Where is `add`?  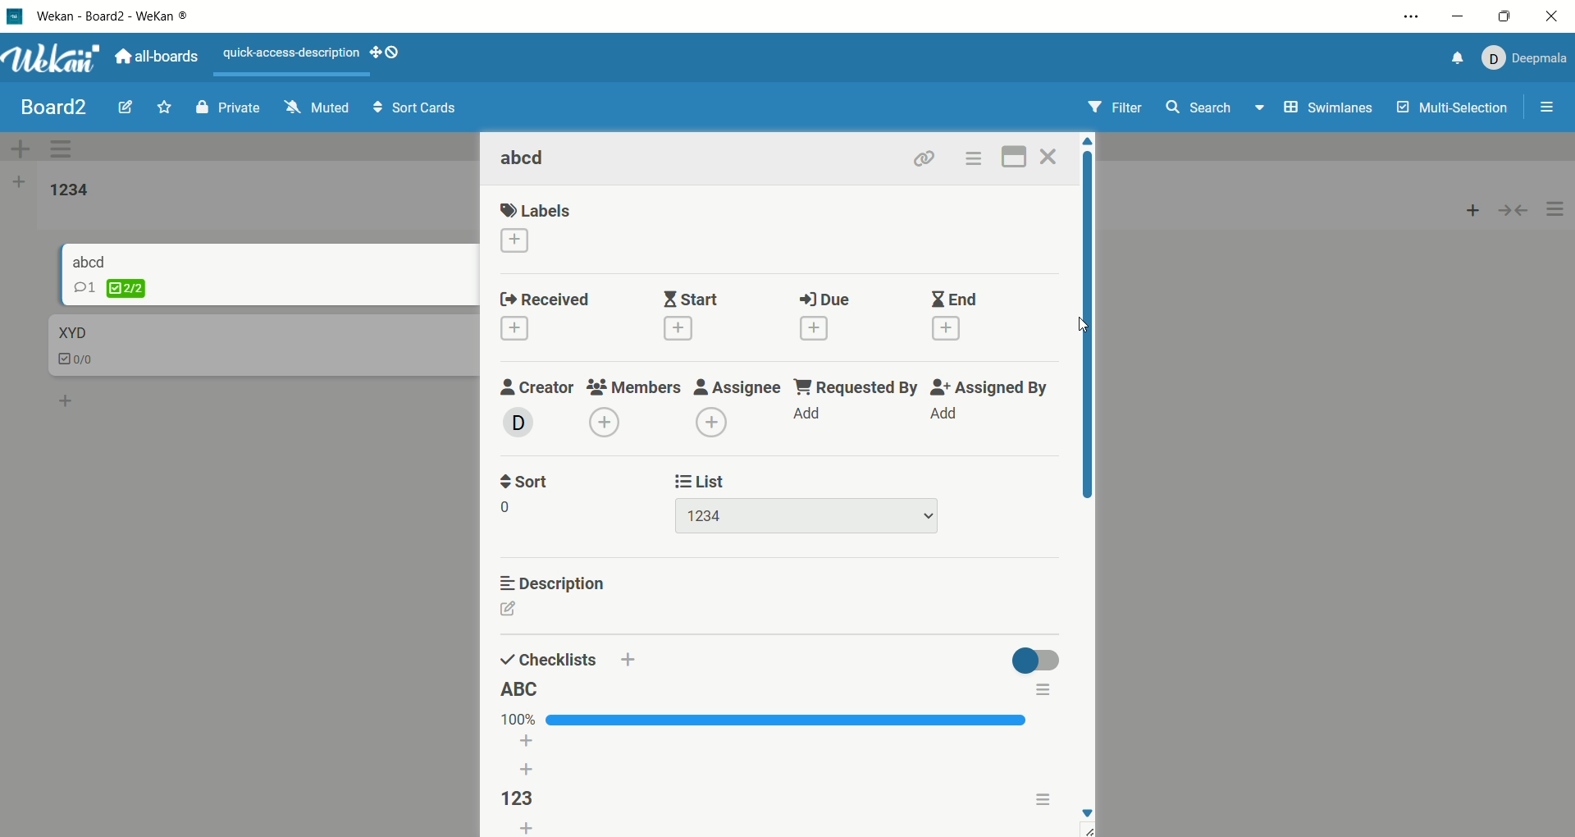 add is located at coordinates (945, 413).